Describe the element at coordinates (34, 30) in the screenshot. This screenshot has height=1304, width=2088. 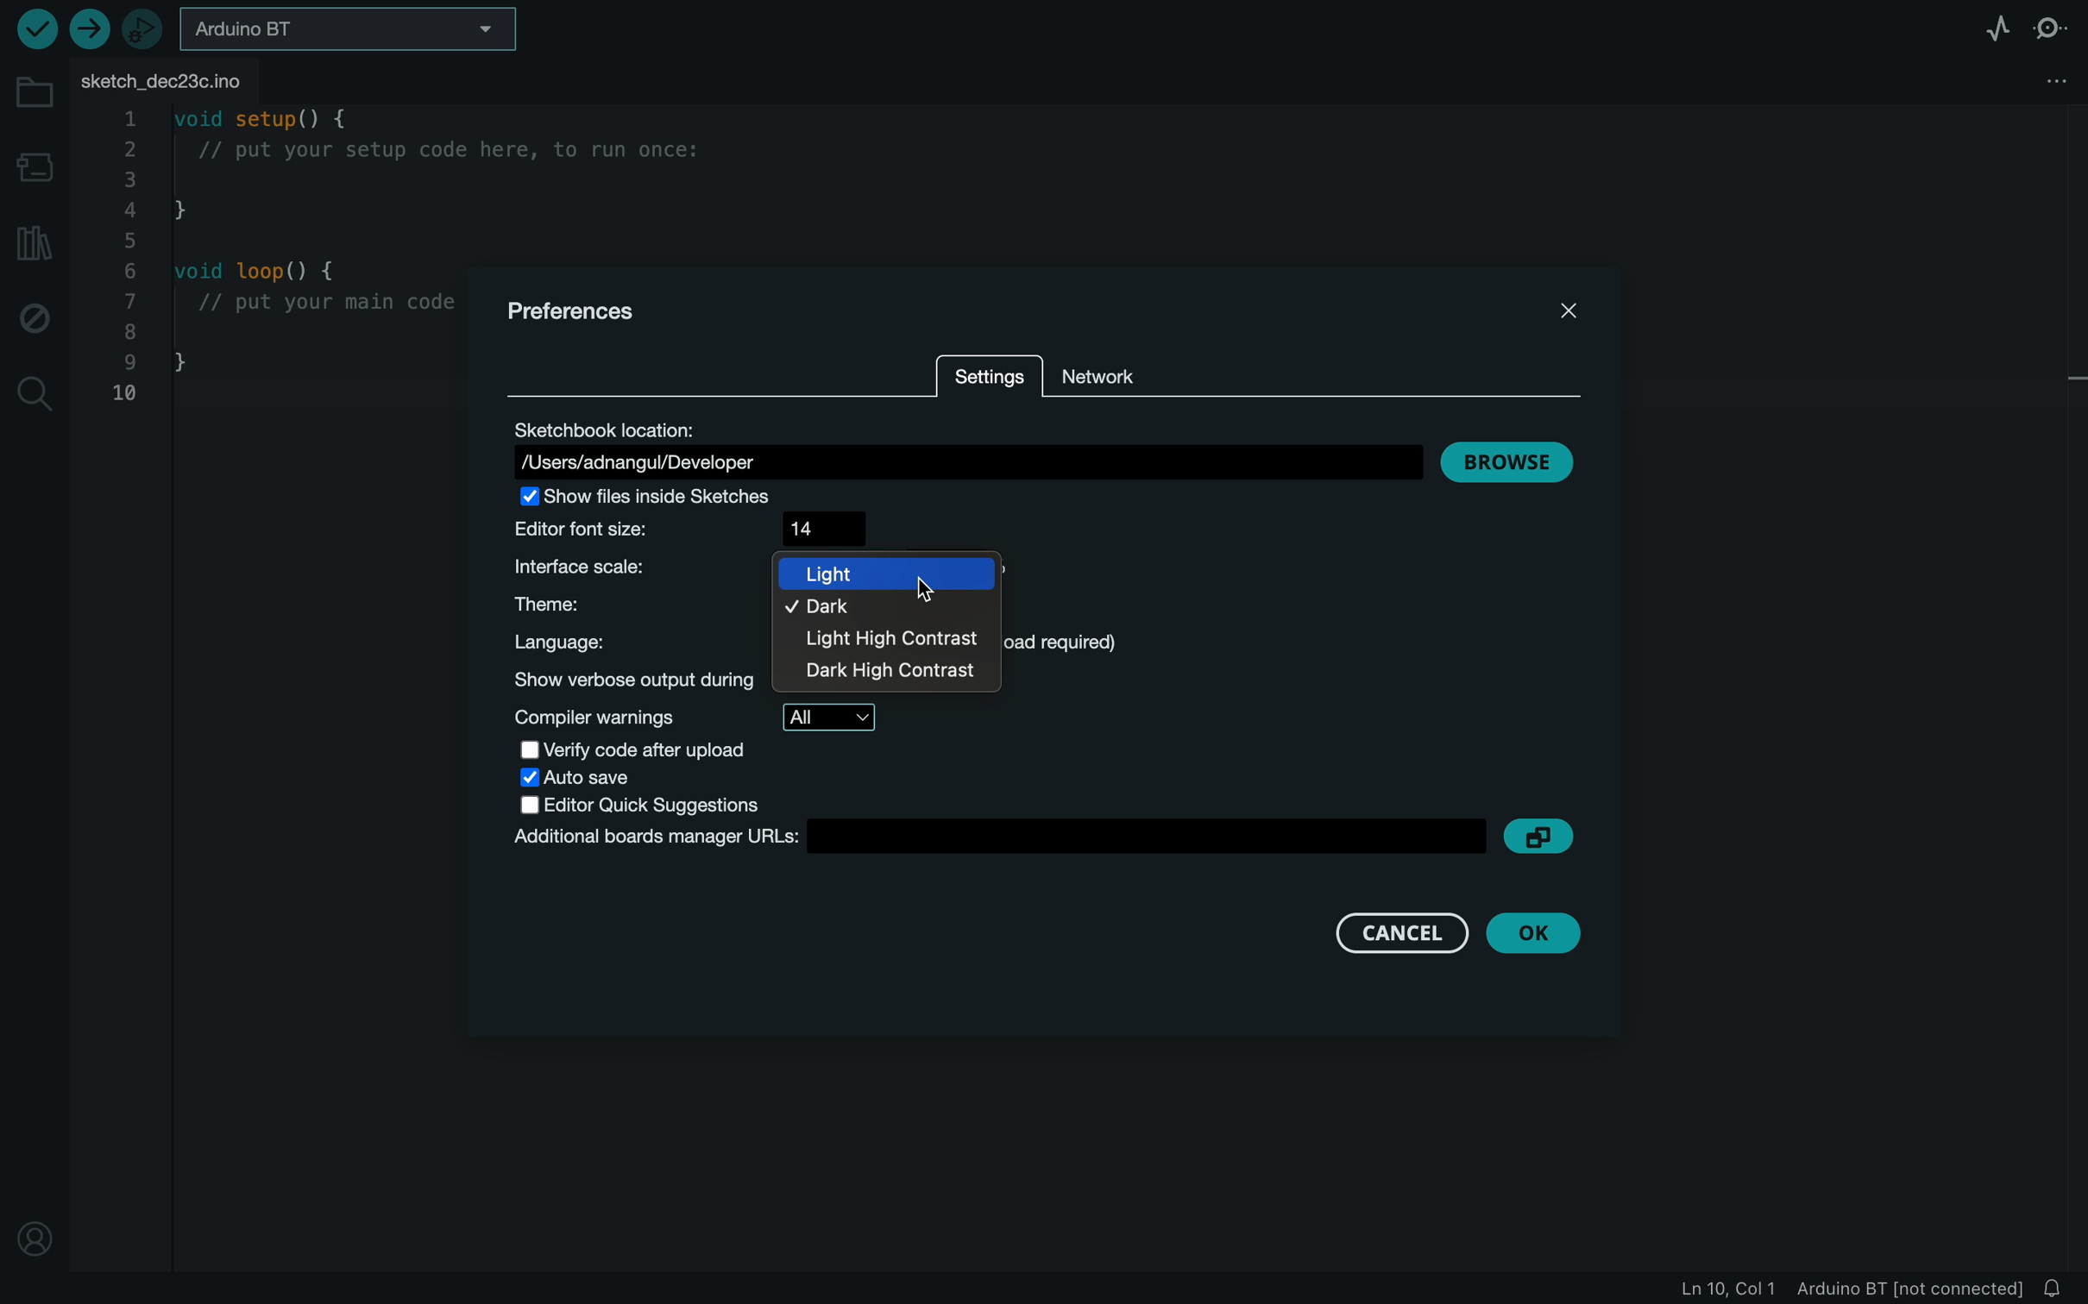
I see `verify` at that location.